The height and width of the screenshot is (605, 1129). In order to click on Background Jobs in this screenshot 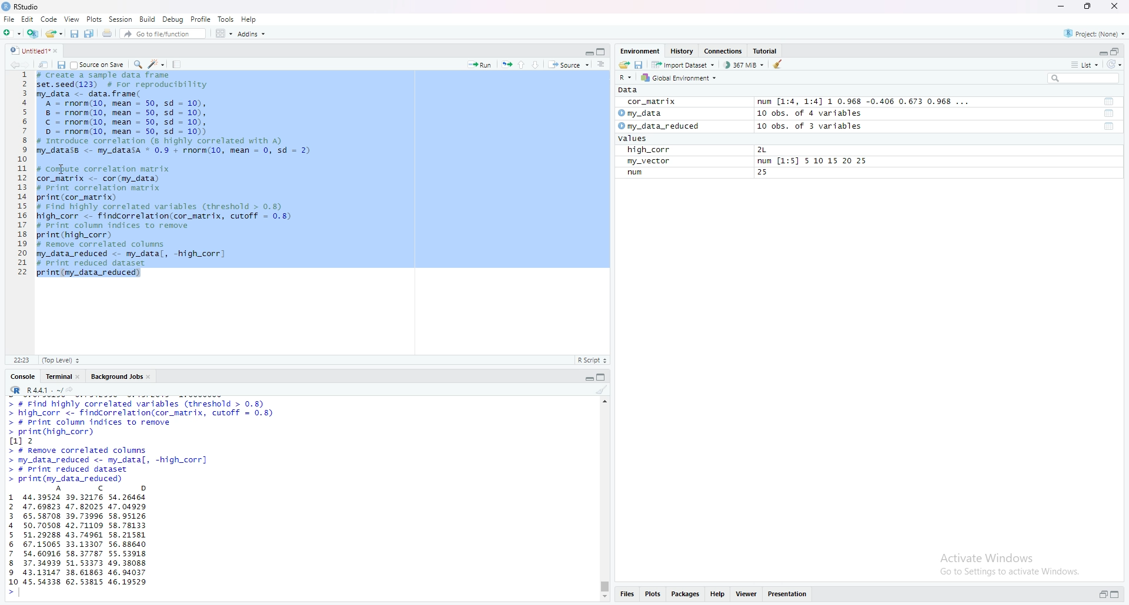, I will do `click(118, 377)`.